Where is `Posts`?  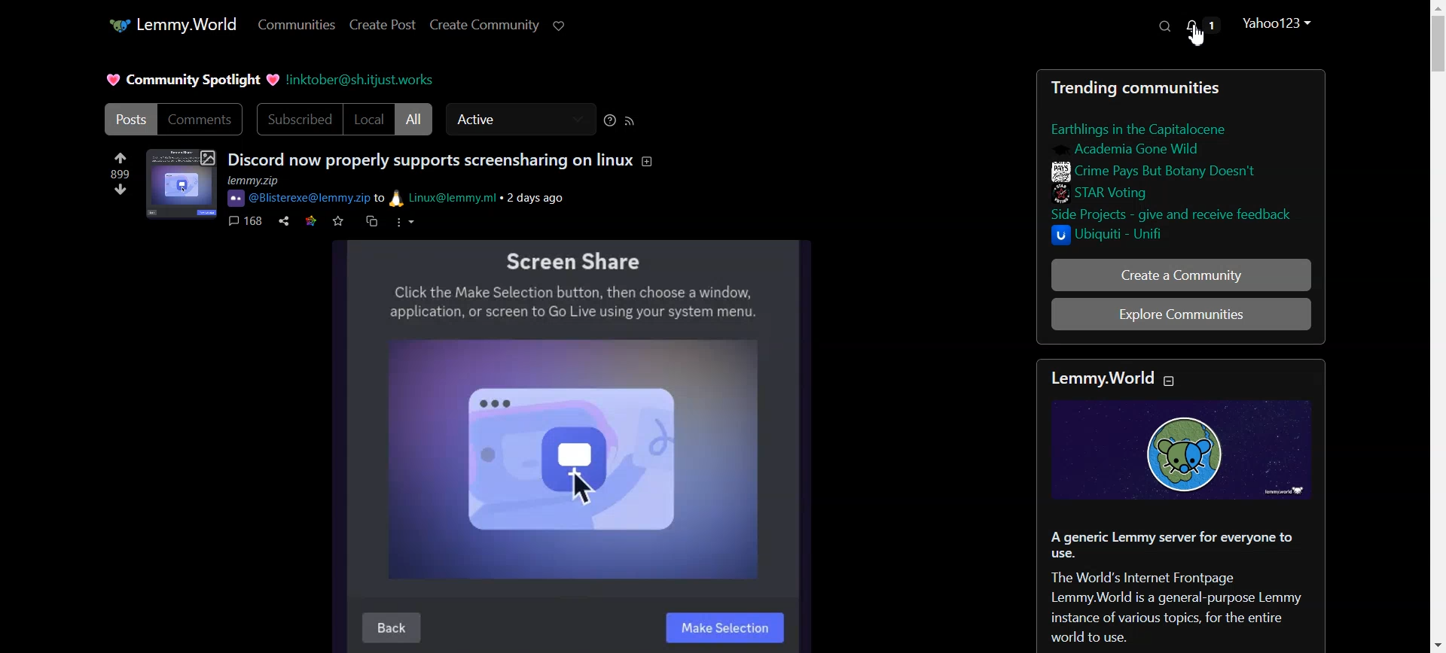
Posts is located at coordinates (1181, 162).